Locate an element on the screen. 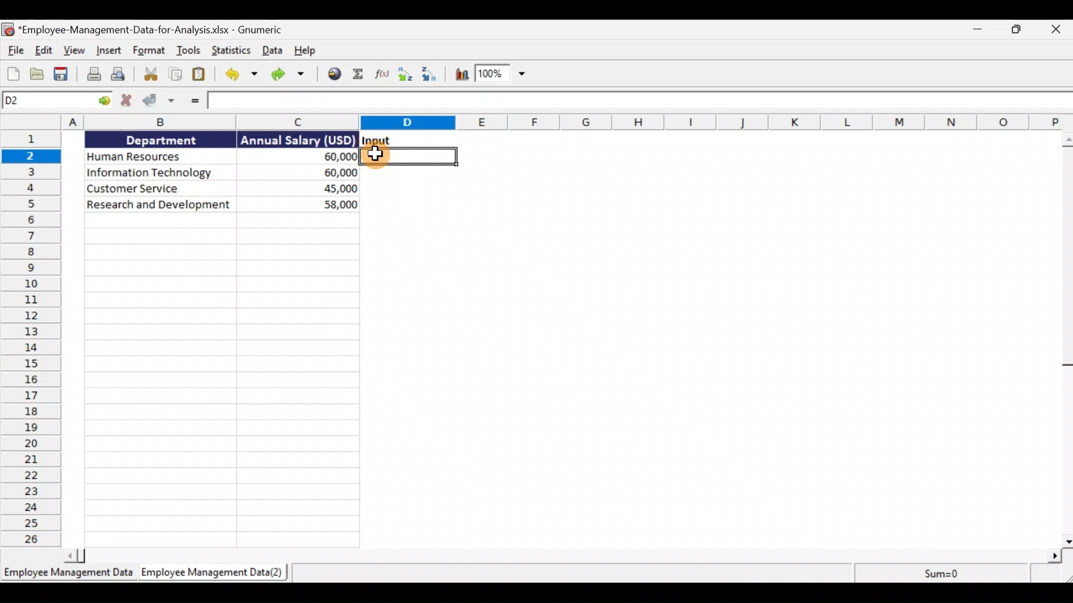 This screenshot has height=603, width=1073. Columns is located at coordinates (539, 121).